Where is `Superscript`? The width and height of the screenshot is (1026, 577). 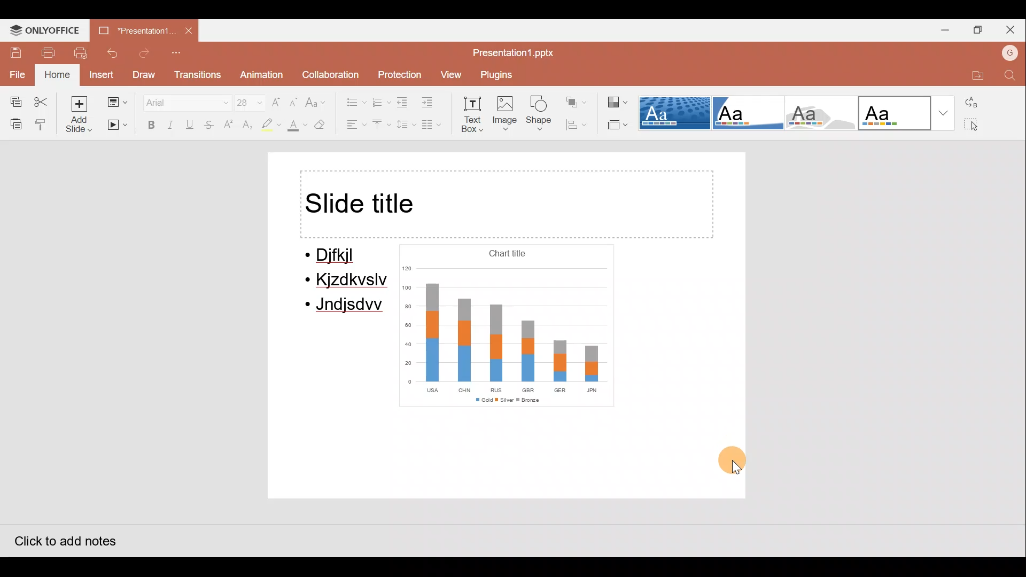 Superscript is located at coordinates (228, 126).